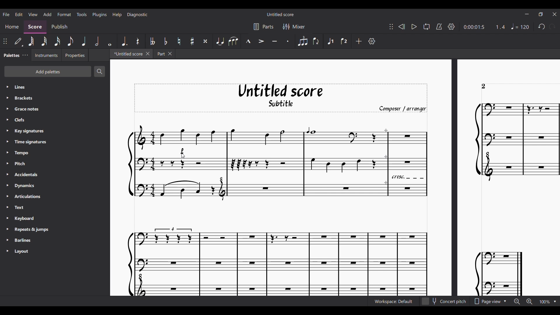 This screenshot has height=315, width=560. I want to click on Play, so click(414, 27).